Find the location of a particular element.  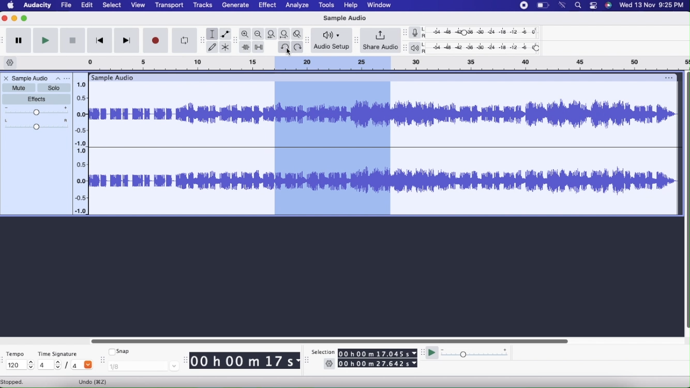

00 h 00 m 27.131 s is located at coordinates (379, 364).